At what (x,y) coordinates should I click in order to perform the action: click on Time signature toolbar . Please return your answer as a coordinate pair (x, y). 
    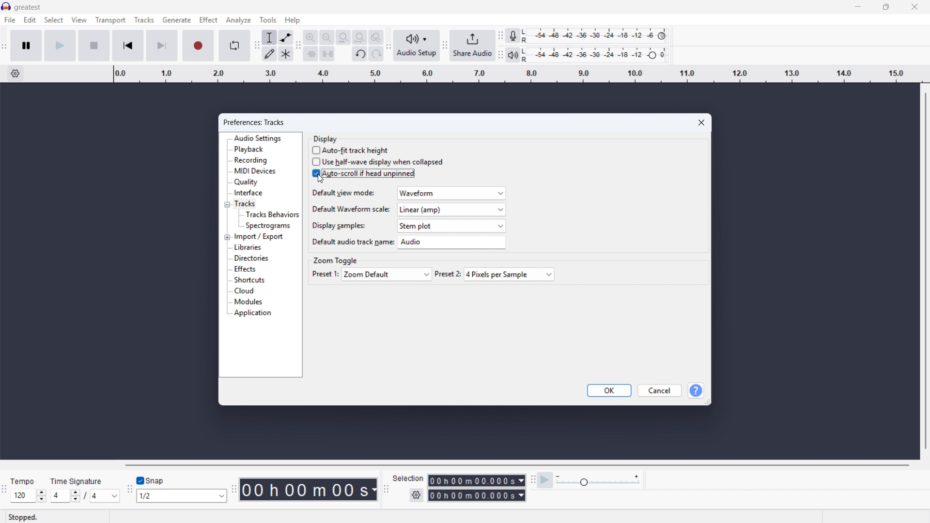
    Looking at the image, I should click on (4, 493).